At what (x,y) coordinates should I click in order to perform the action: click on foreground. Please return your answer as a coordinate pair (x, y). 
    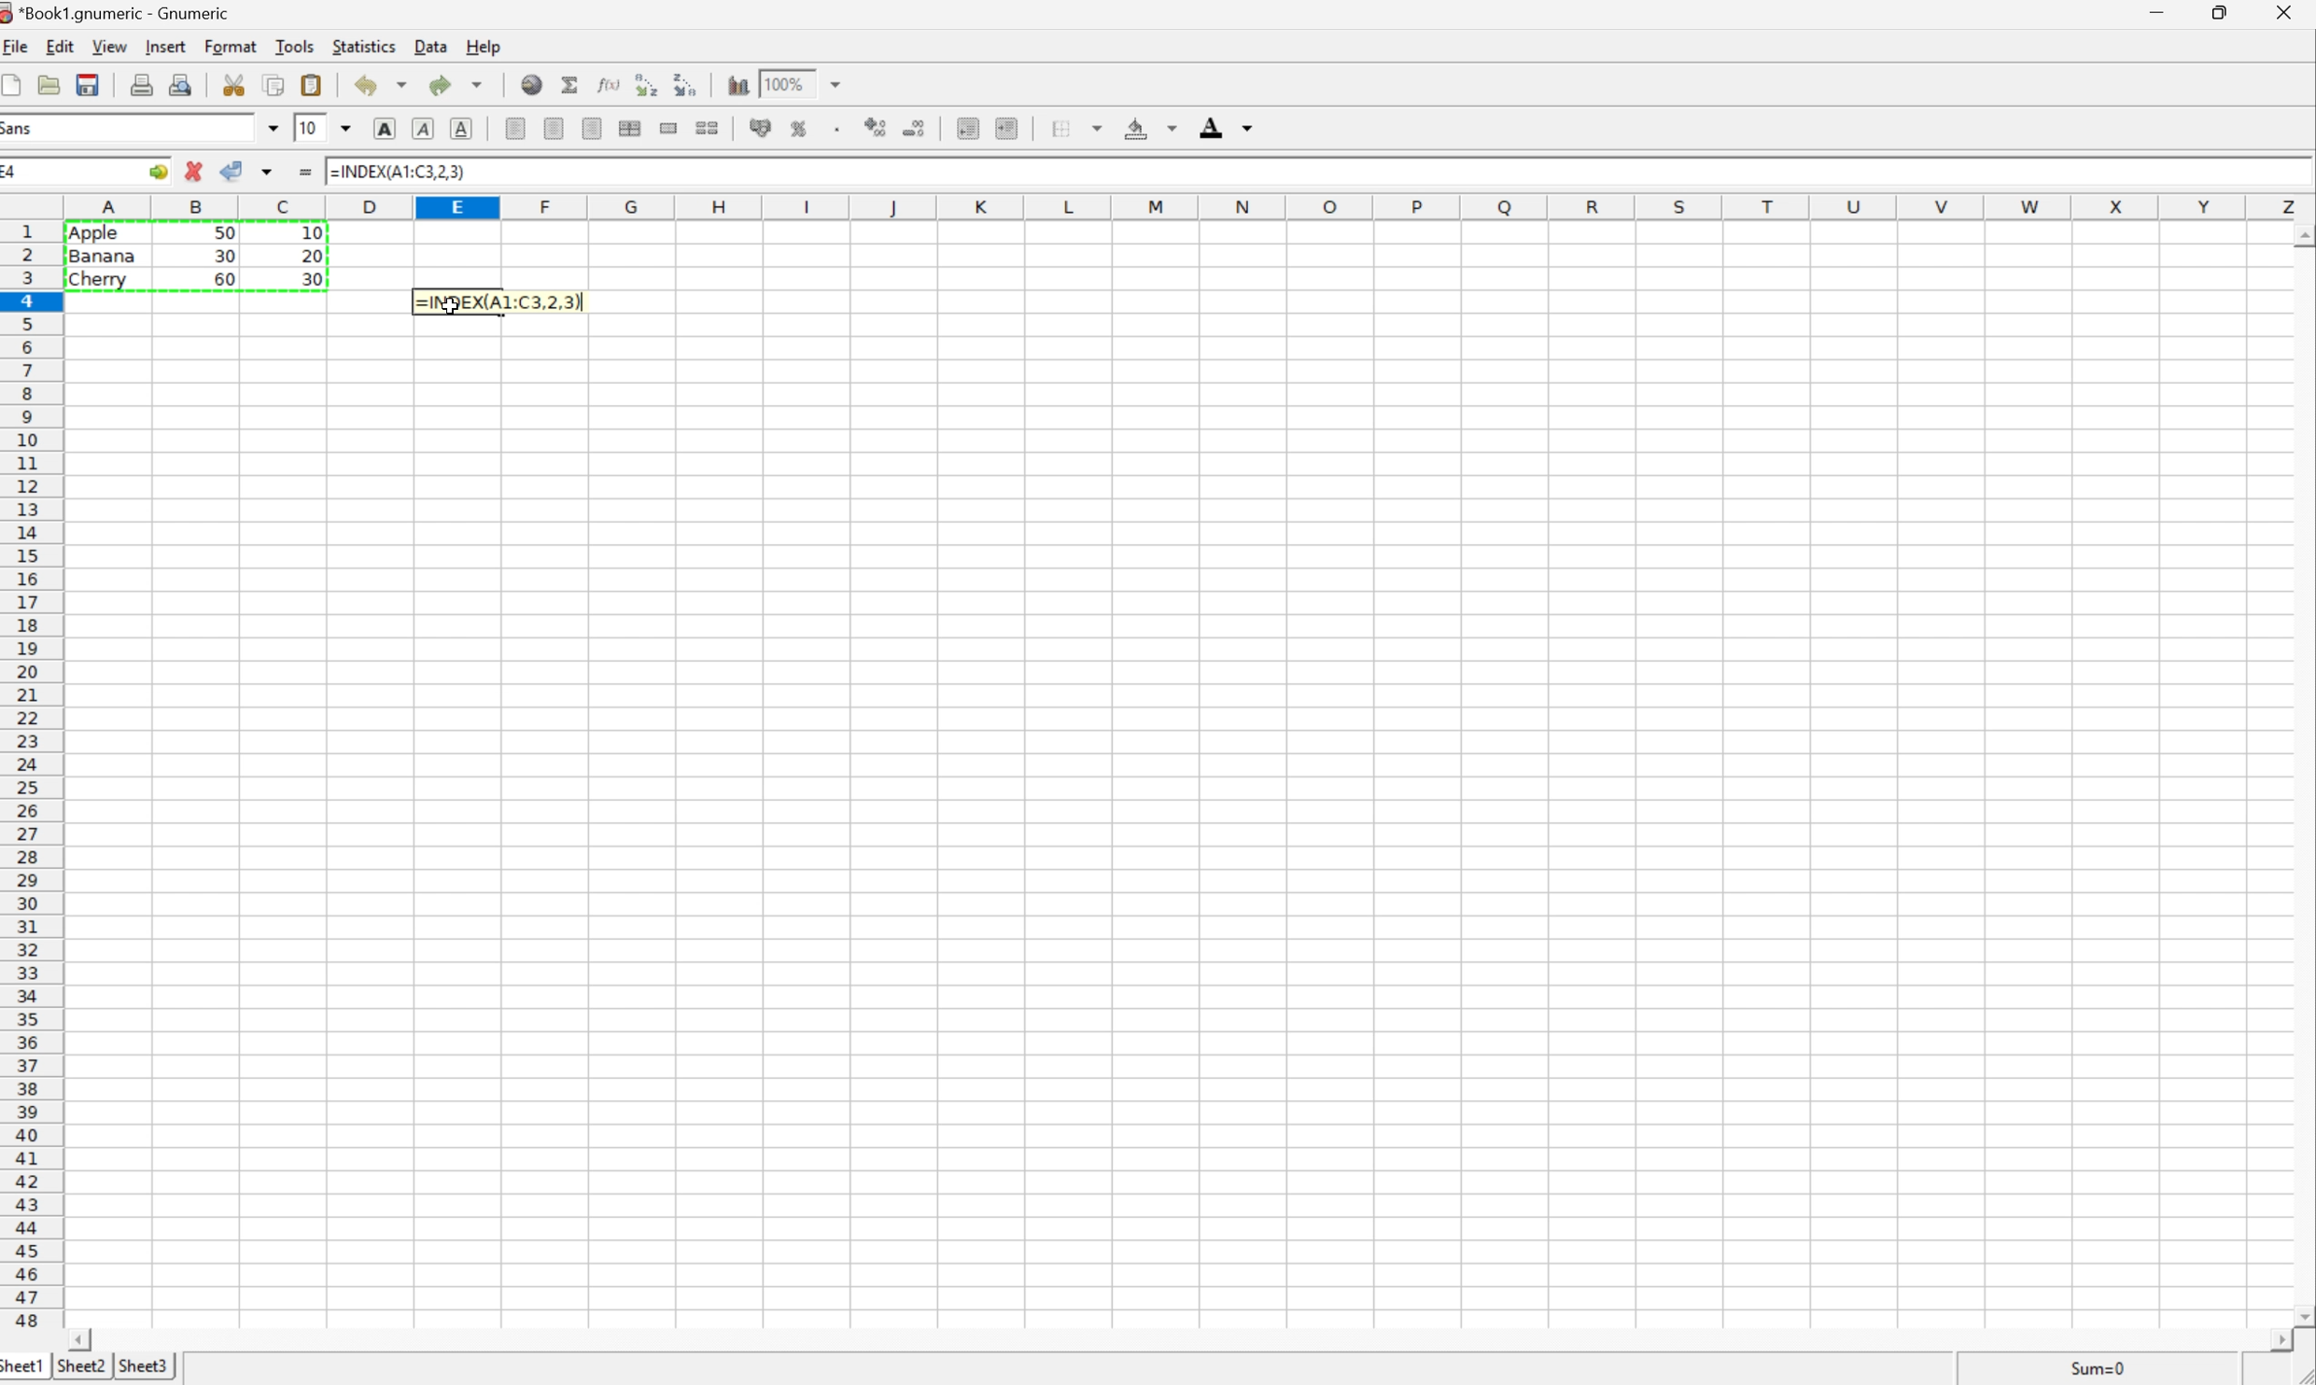
    Looking at the image, I should click on (1230, 126).